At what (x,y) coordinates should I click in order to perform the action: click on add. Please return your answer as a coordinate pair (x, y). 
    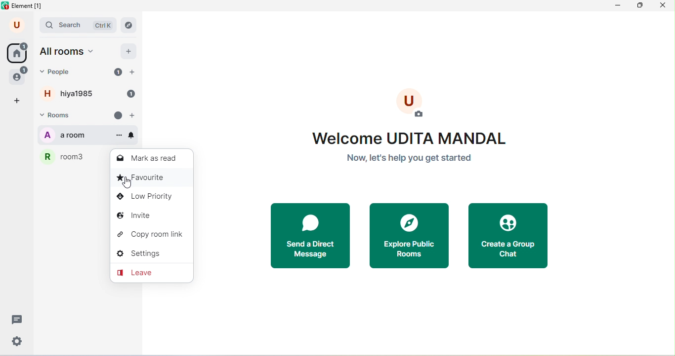
    Looking at the image, I should click on (129, 51).